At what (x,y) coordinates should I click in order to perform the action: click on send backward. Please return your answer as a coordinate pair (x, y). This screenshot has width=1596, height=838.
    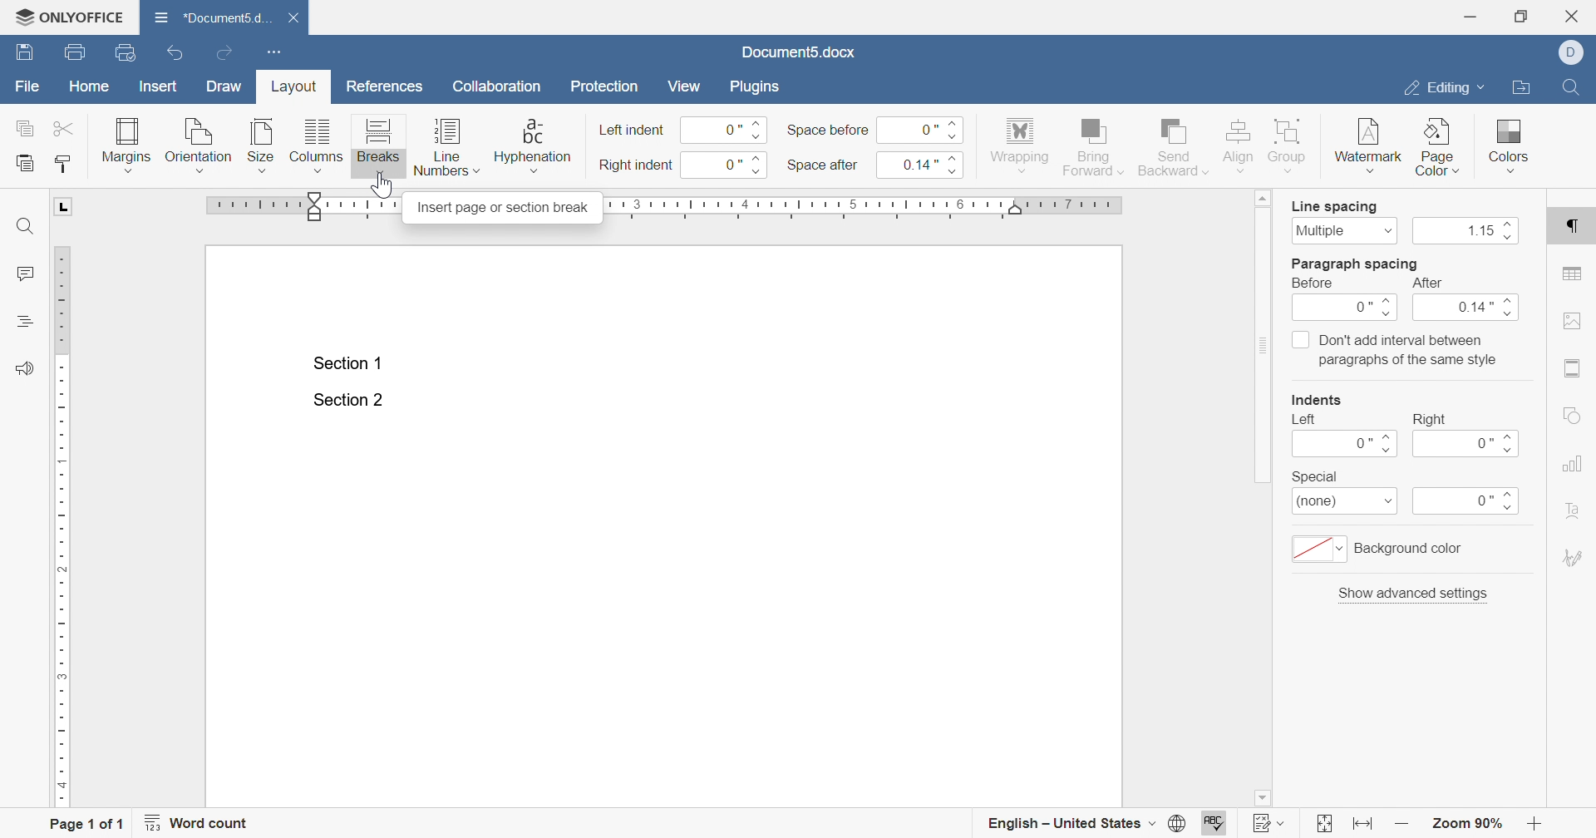
    Looking at the image, I should click on (1175, 145).